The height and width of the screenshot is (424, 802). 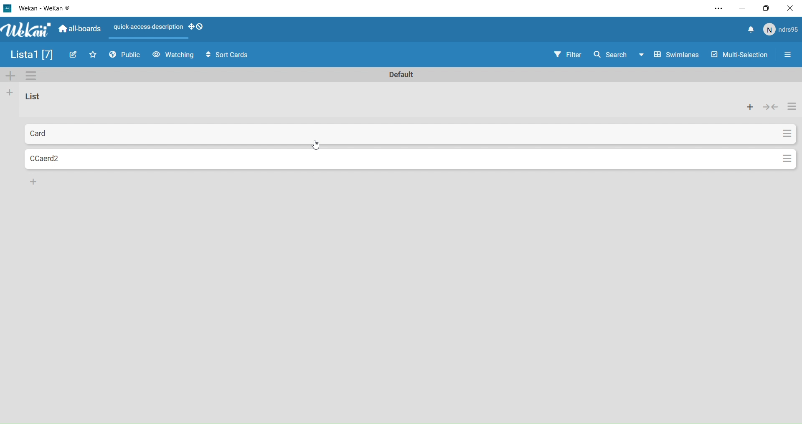 I want to click on Watching, so click(x=173, y=56).